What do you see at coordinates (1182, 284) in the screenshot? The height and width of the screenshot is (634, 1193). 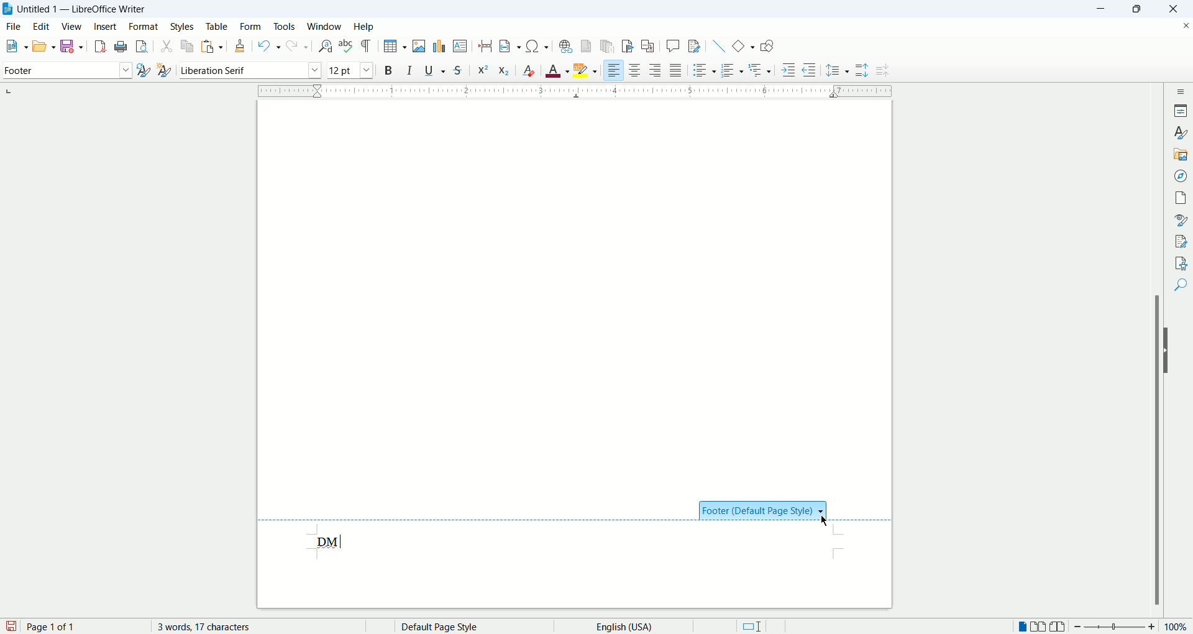 I see `find` at bounding box center [1182, 284].